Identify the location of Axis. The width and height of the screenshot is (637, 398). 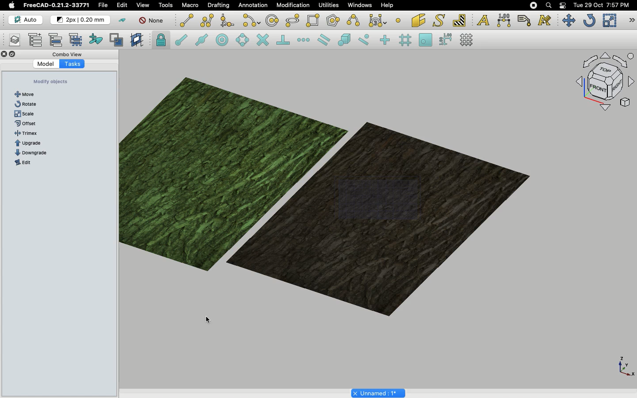
(624, 366).